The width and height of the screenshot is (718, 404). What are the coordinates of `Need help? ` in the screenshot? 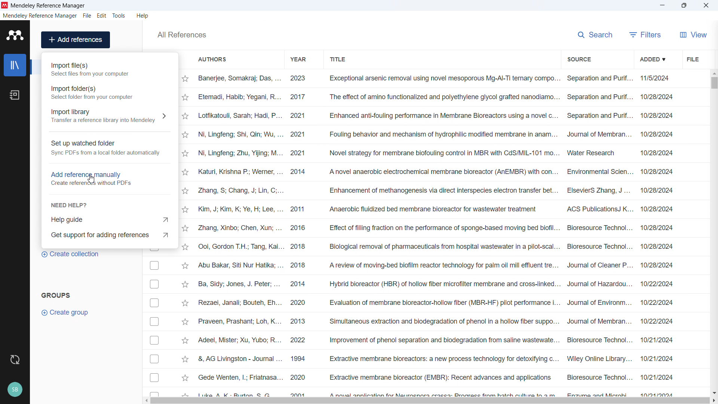 It's located at (70, 205).